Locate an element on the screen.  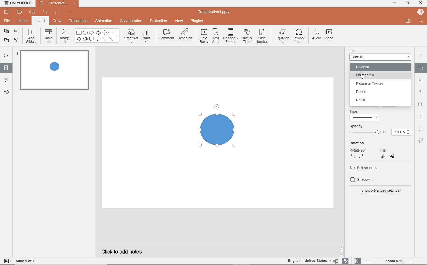
table is located at coordinates (48, 36).